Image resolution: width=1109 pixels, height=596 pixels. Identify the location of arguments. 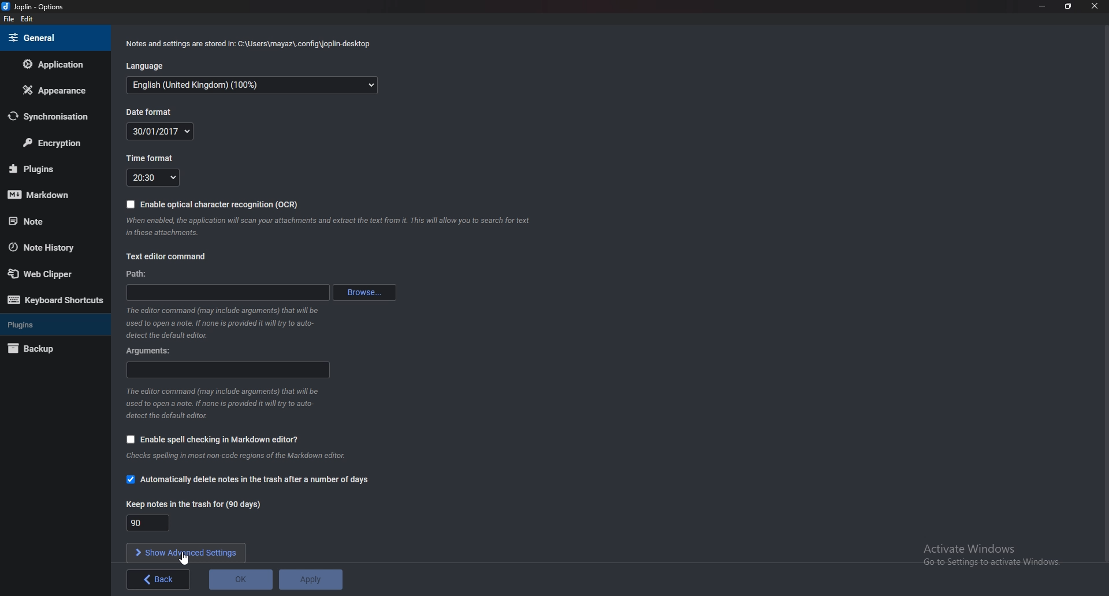
(230, 370).